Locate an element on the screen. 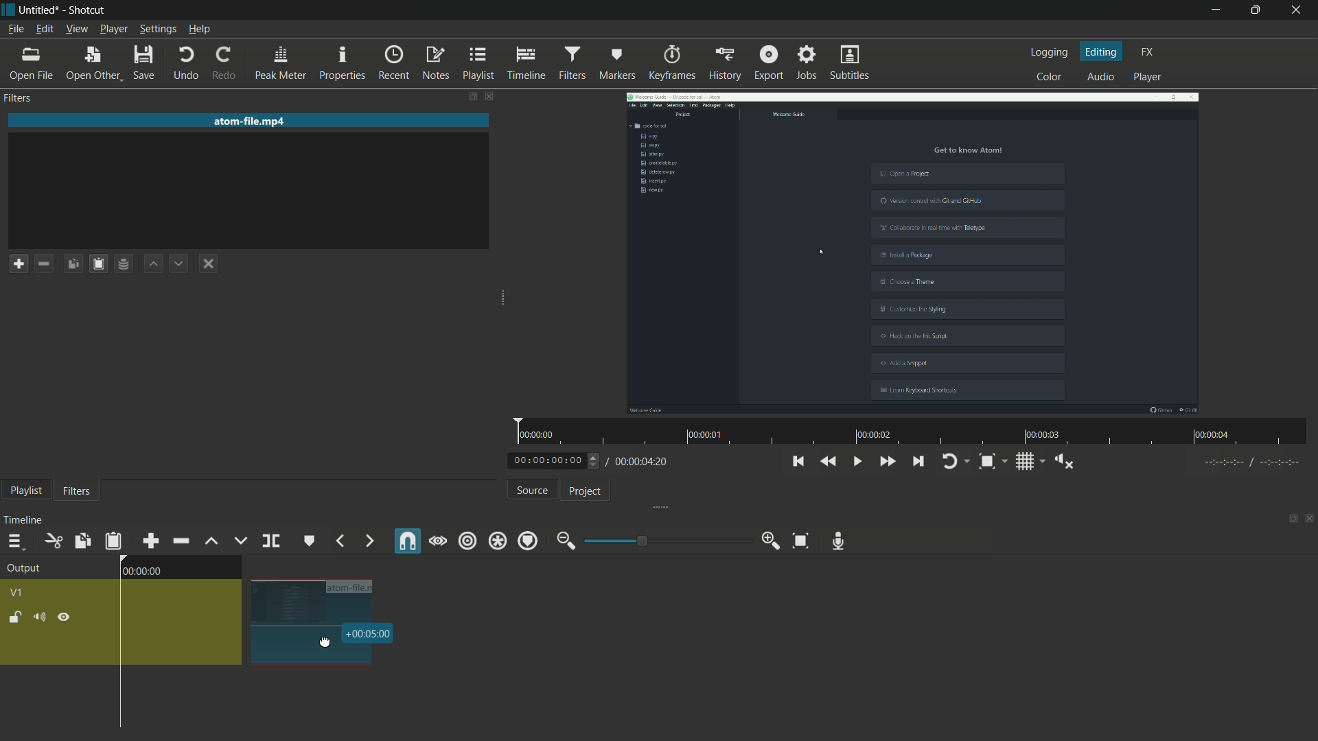 This screenshot has height=741, width=1318. save filter set is located at coordinates (123, 265).